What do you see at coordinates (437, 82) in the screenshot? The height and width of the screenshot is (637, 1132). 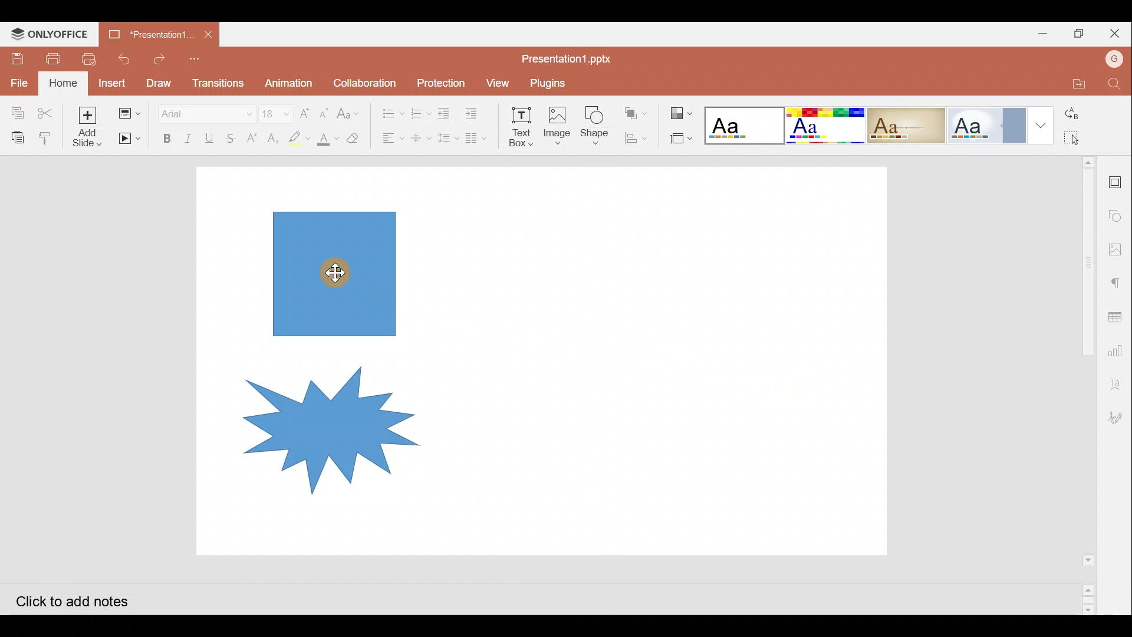 I see `Protection` at bounding box center [437, 82].